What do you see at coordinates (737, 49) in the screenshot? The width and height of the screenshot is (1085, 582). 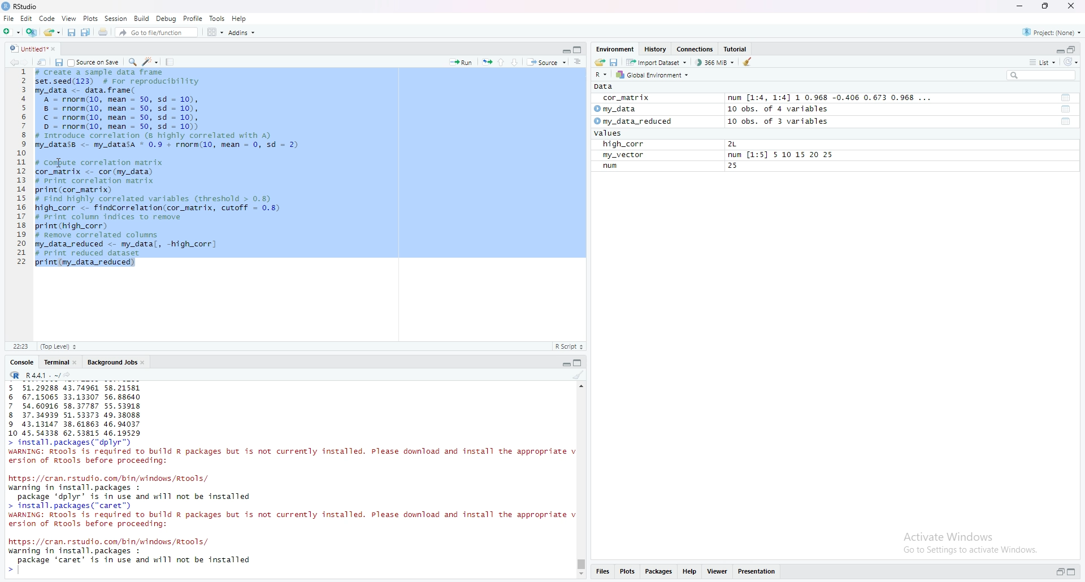 I see `Tutorial` at bounding box center [737, 49].